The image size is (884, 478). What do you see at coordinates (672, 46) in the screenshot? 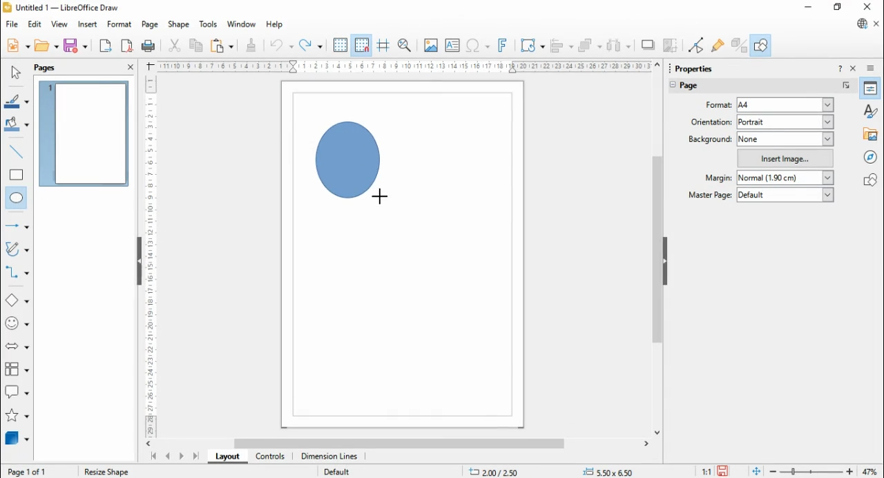
I see `crop image` at bounding box center [672, 46].